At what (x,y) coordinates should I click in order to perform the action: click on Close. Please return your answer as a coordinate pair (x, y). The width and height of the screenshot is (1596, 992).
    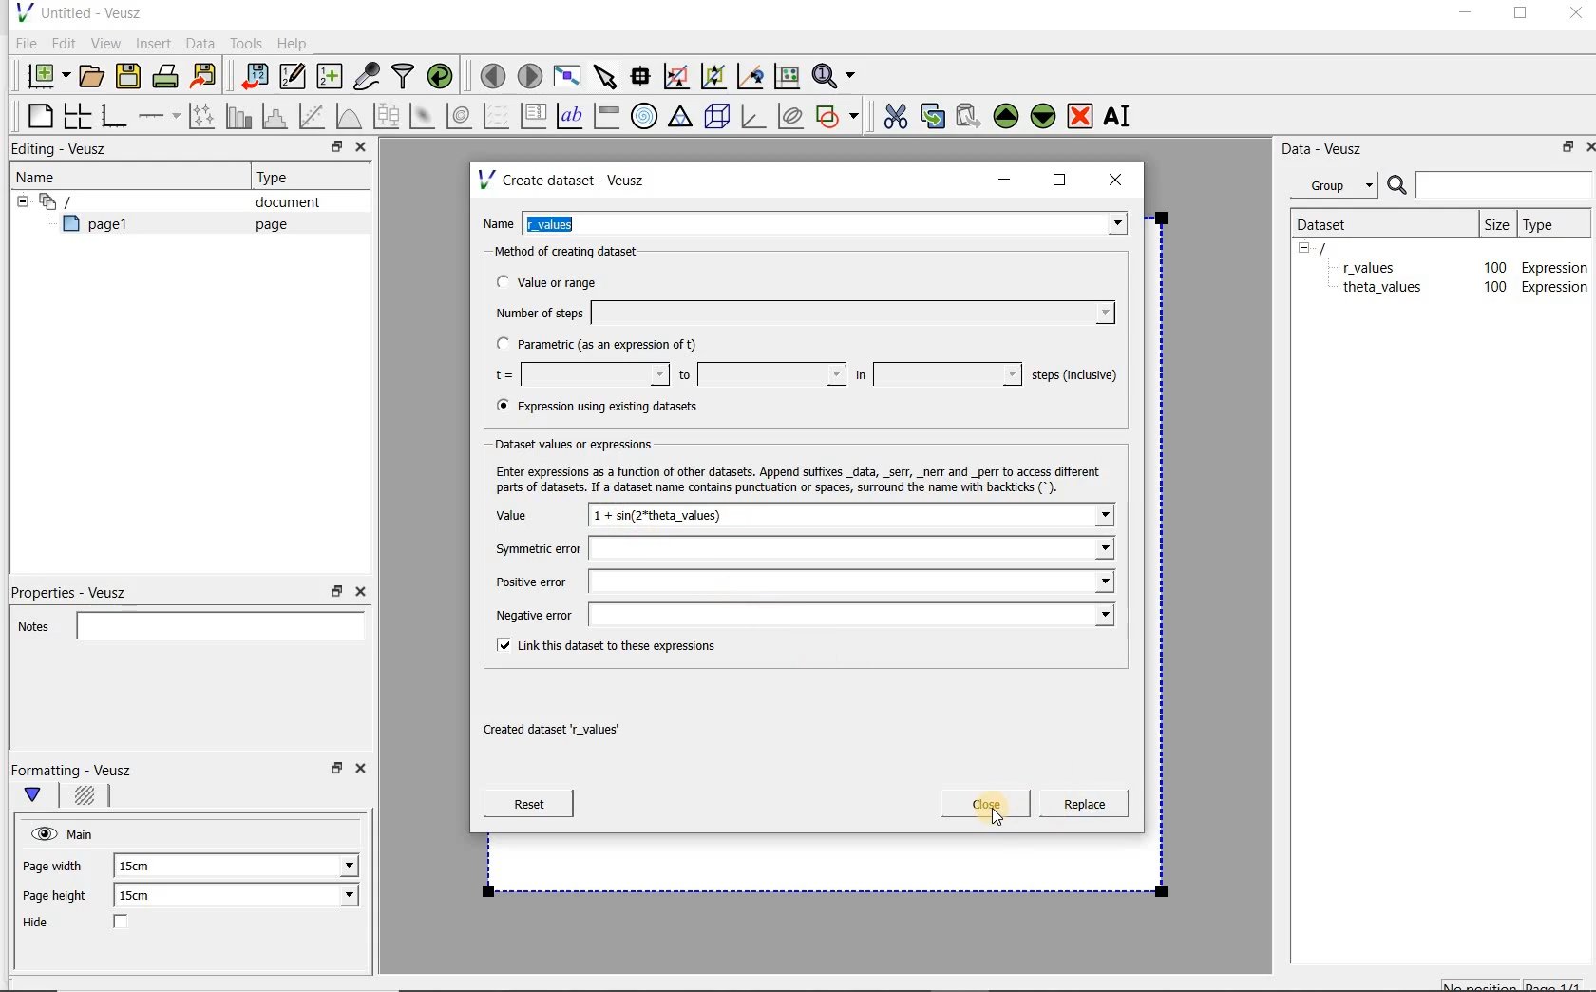
    Looking at the image, I should click on (359, 592).